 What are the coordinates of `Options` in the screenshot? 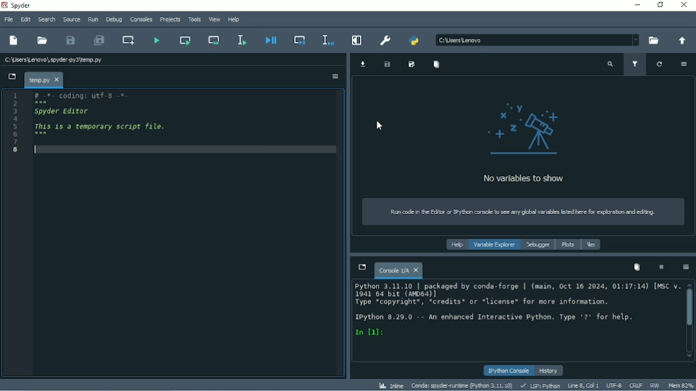 It's located at (335, 76).